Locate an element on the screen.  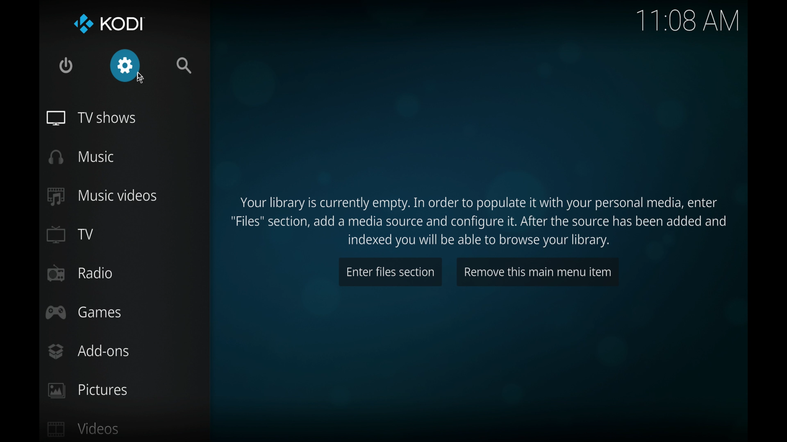
TV is located at coordinates (71, 235).